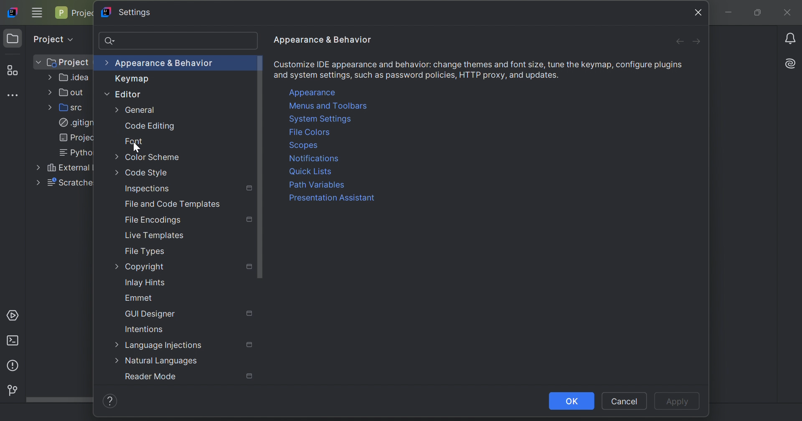  What do you see at coordinates (320, 40) in the screenshot?
I see `Appearance & Behavior` at bounding box center [320, 40].